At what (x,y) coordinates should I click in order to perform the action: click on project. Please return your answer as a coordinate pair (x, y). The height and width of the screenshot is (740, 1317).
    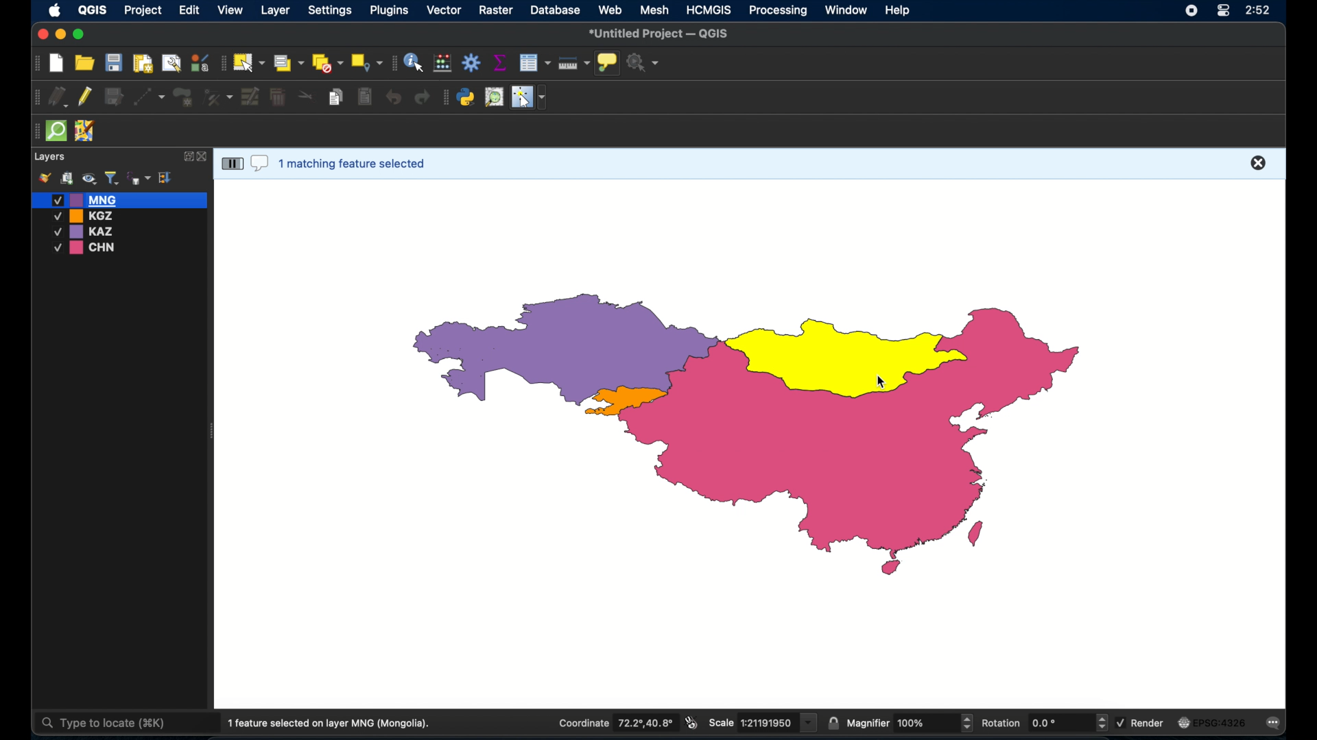
    Looking at the image, I should click on (143, 11).